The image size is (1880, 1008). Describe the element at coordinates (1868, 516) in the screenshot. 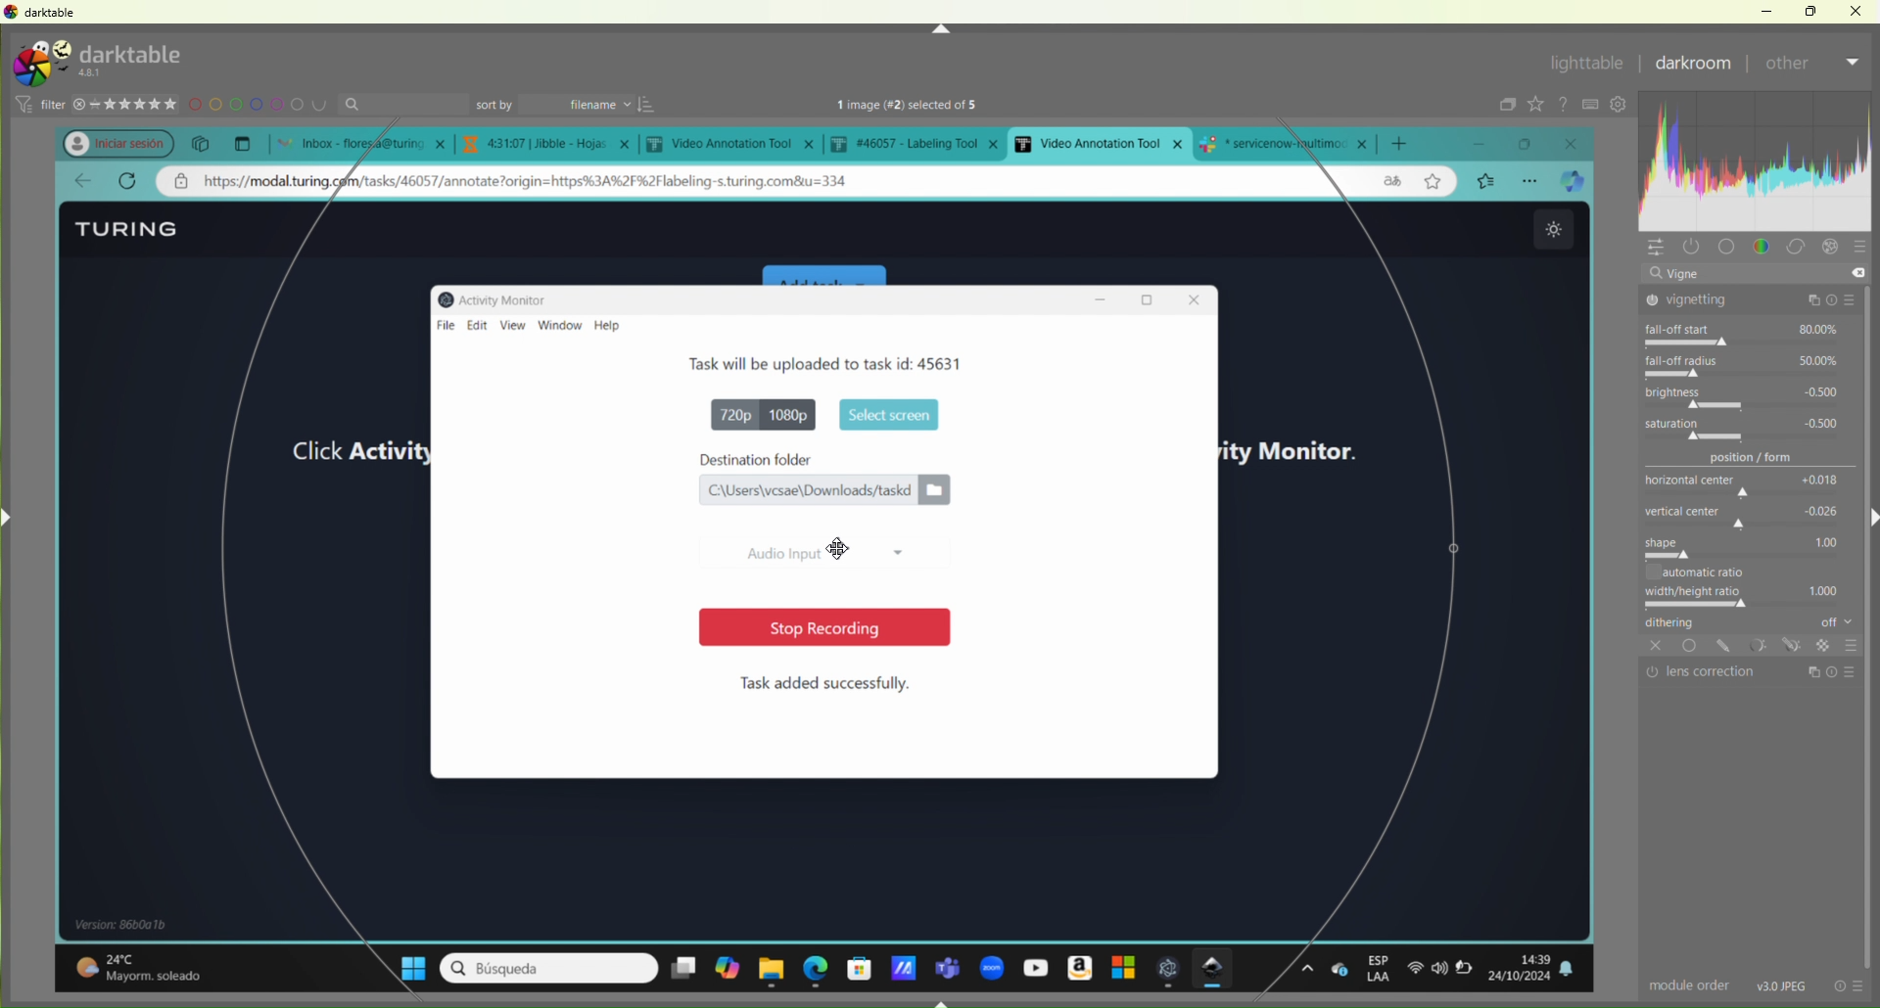

I see `Right` at that location.